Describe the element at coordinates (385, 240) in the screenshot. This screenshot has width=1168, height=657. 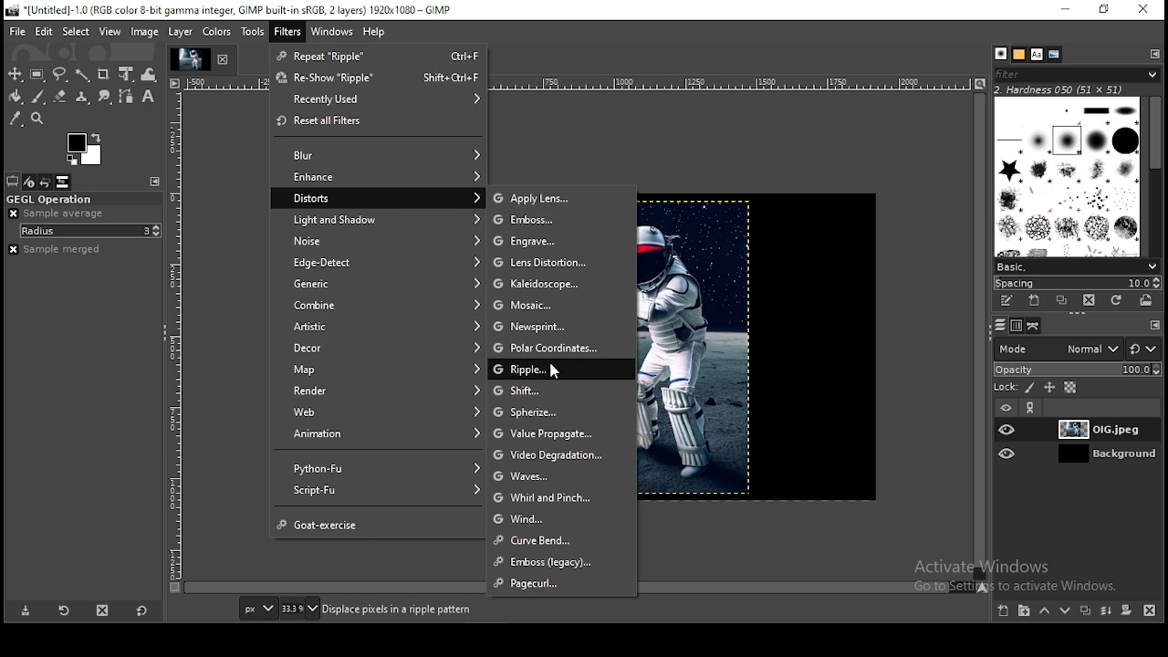
I see `noise` at that location.